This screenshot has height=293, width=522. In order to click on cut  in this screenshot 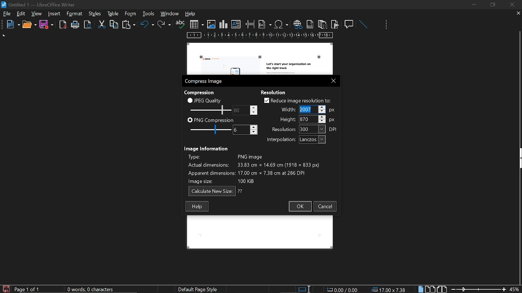, I will do `click(102, 24)`.